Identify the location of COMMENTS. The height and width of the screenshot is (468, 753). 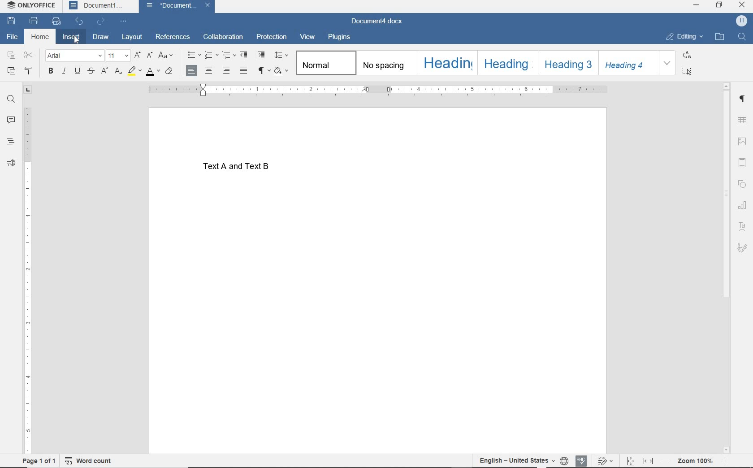
(11, 119).